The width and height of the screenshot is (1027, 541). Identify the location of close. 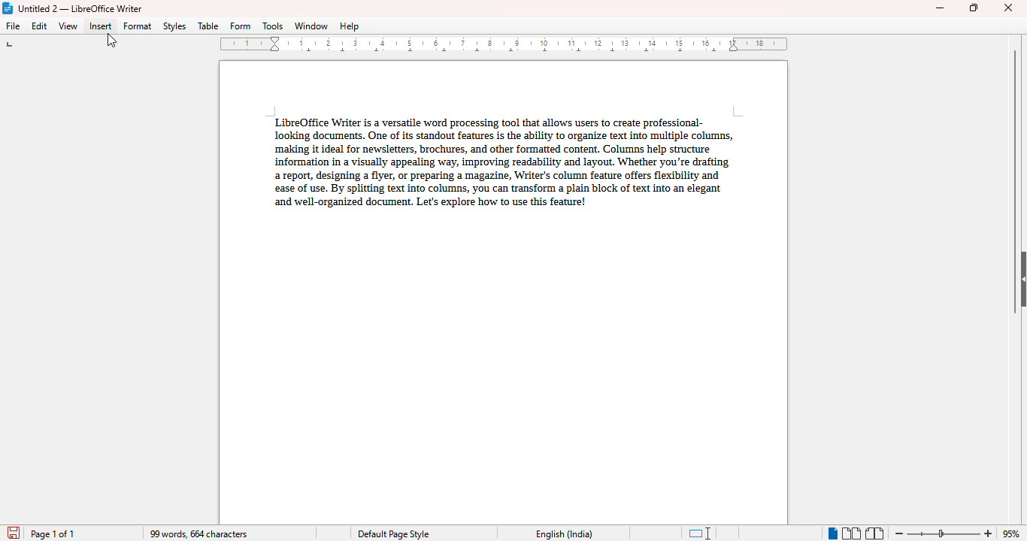
(1010, 7).